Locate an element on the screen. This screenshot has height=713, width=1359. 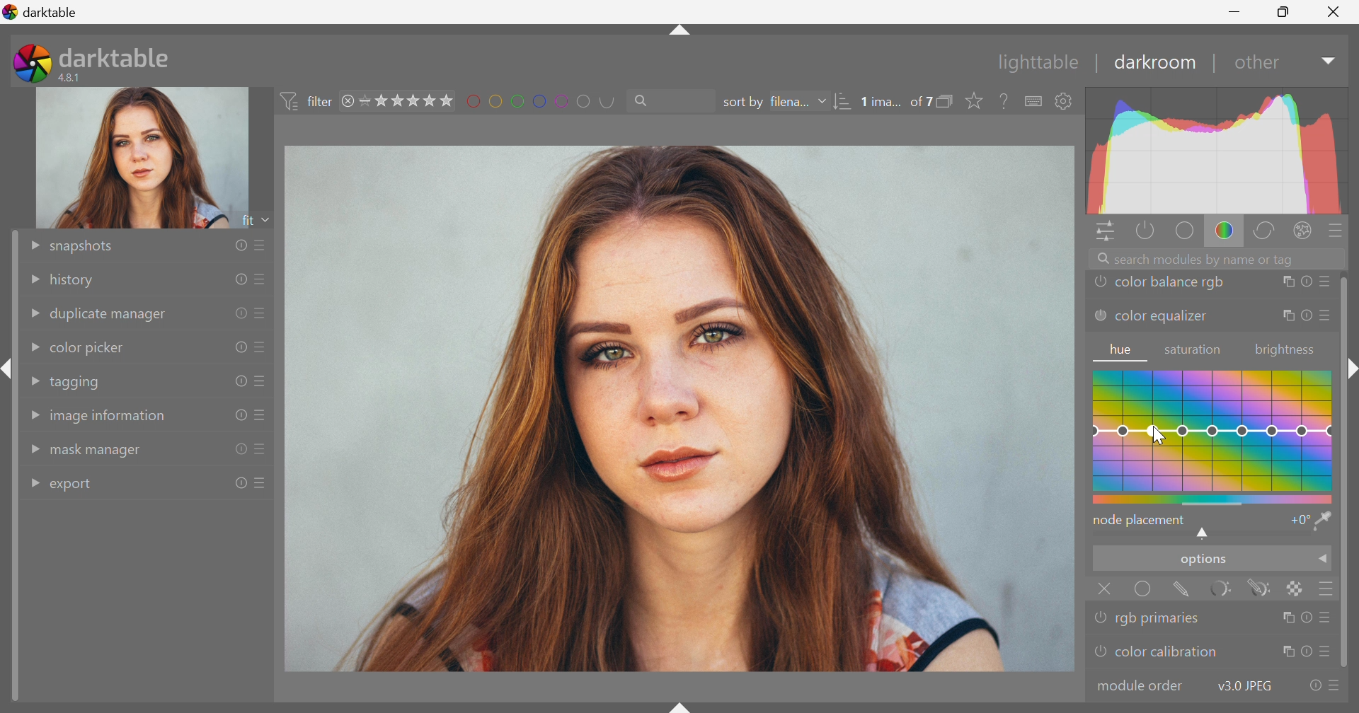
Drop Down is located at coordinates (1324, 561).